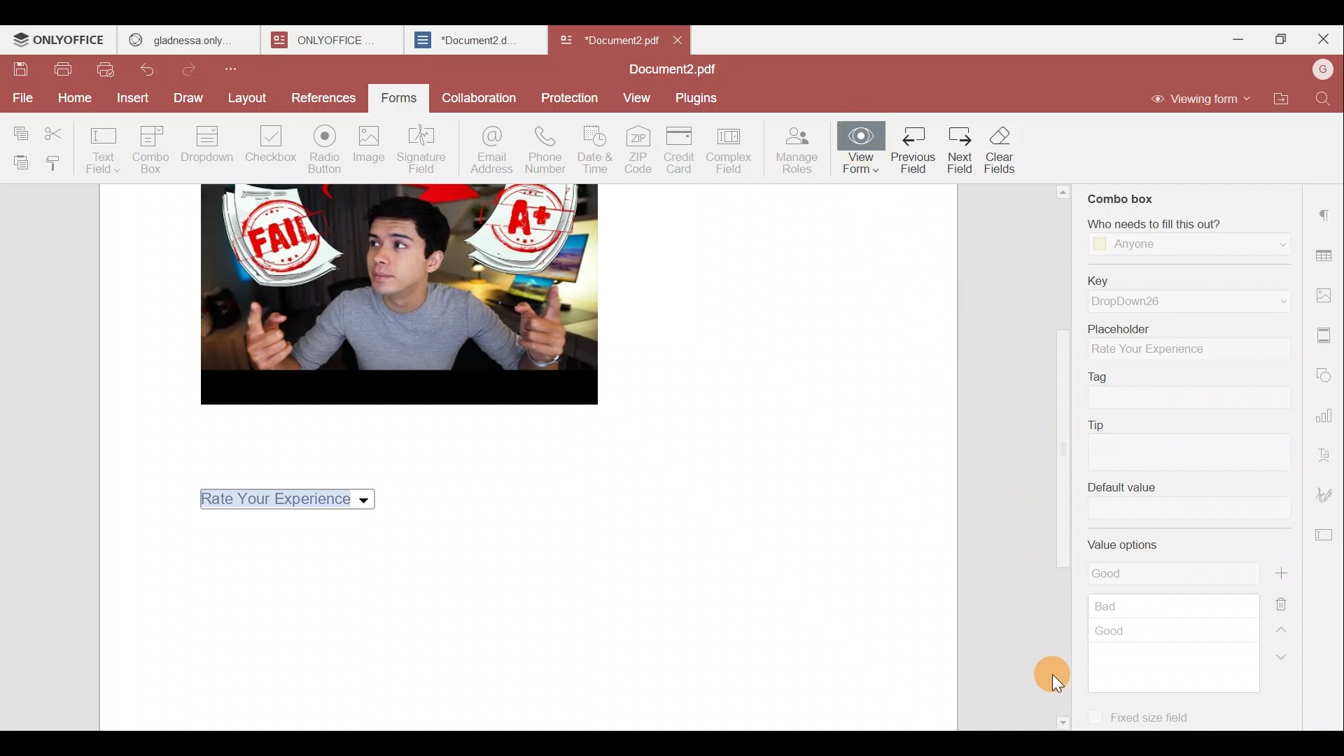 Image resolution: width=1344 pixels, height=756 pixels. Describe the element at coordinates (1162, 608) in the screenshot. I see `Value options` at that location.